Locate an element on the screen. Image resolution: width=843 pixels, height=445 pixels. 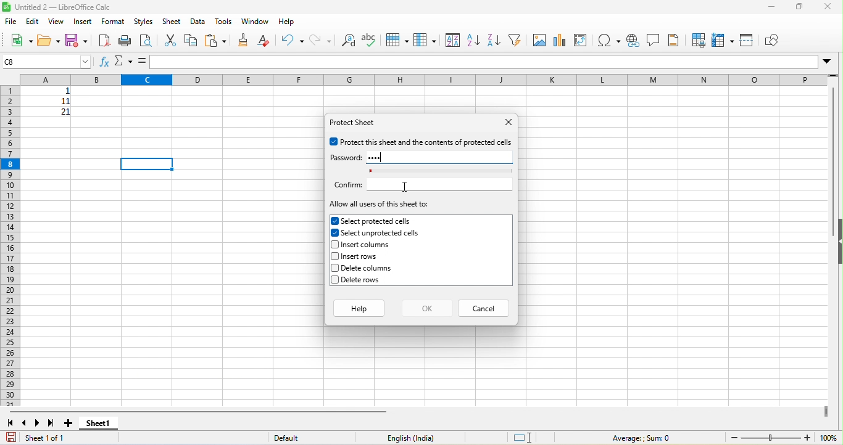
paste is located at coordinates (215, 41).